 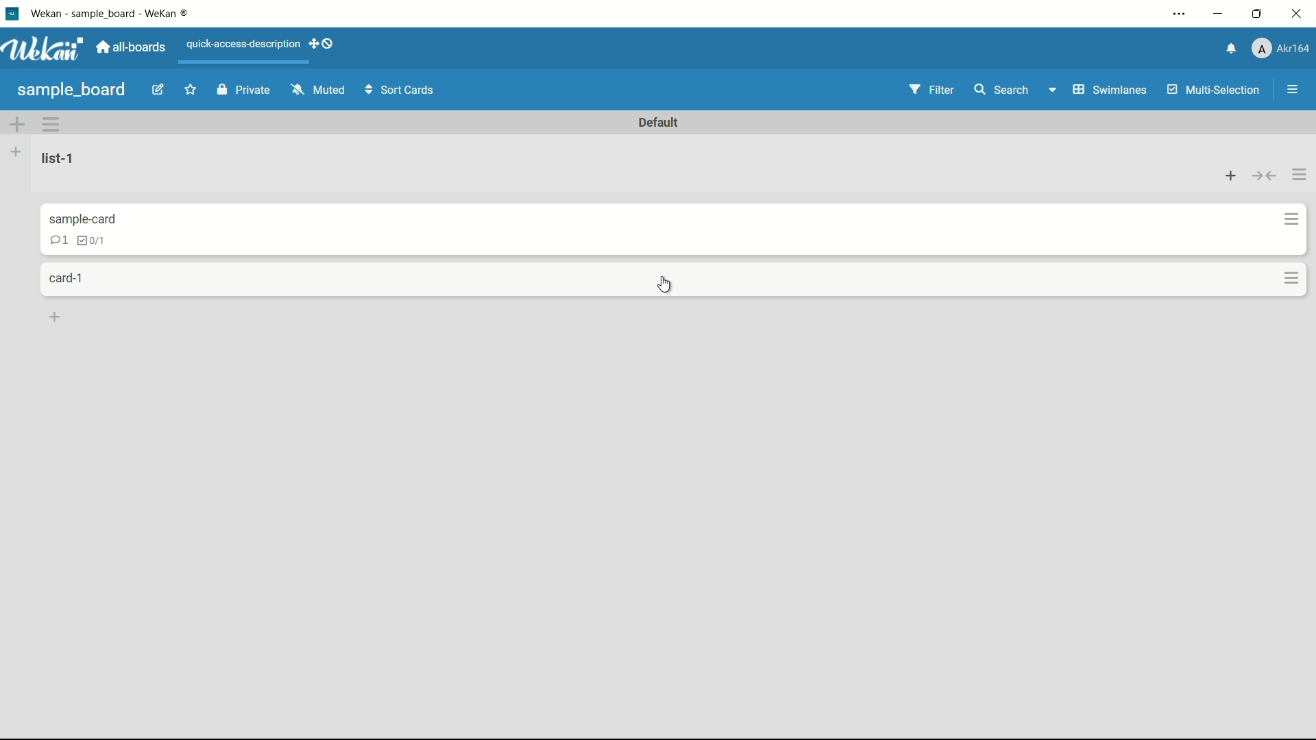 I want to click on wekan - Sample_board - weaken, so click(x=134, y=15).